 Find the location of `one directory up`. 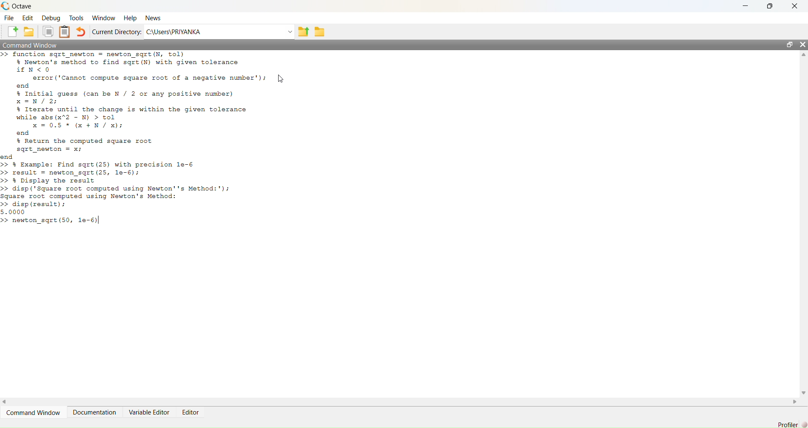

one directory up is located at coordinates (303, 31).